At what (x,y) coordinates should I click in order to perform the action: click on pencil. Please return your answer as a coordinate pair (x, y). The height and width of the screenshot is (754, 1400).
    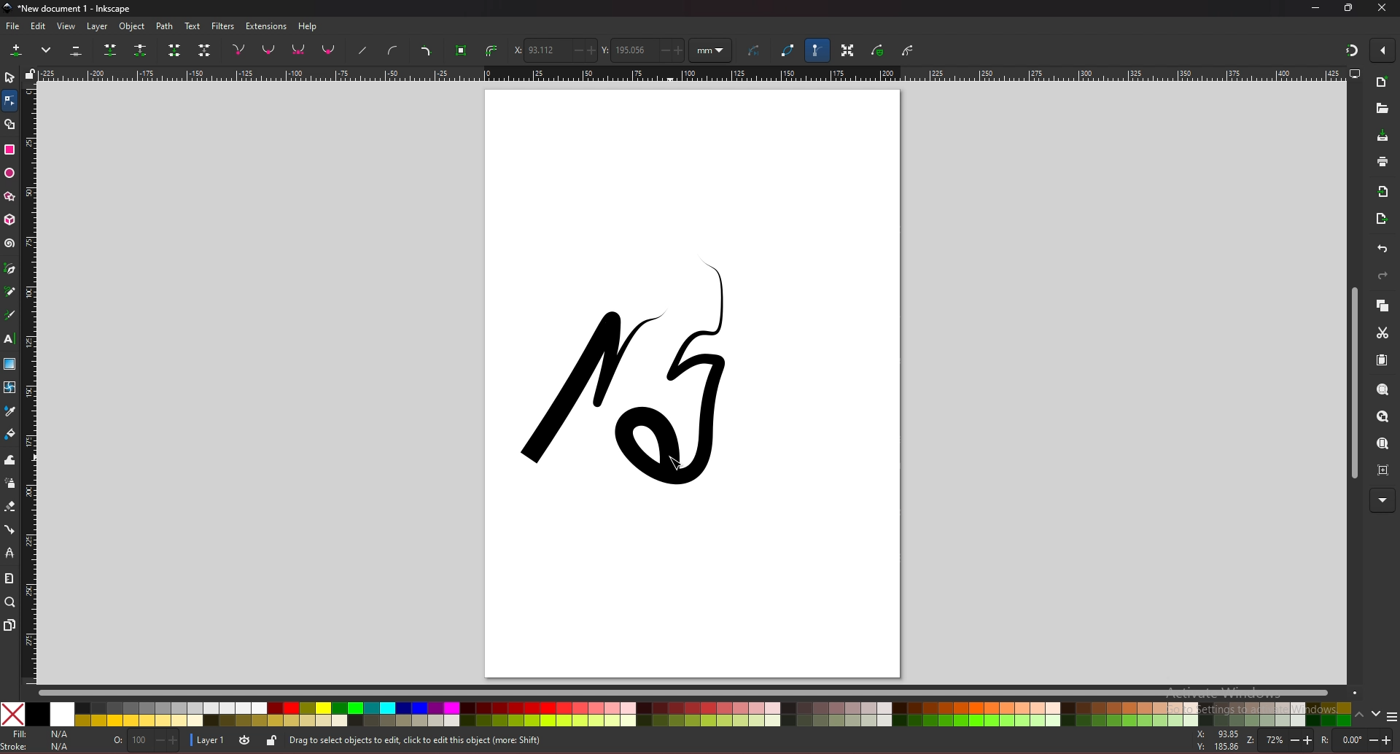
    Looking at the image, I should click on (10, 290).